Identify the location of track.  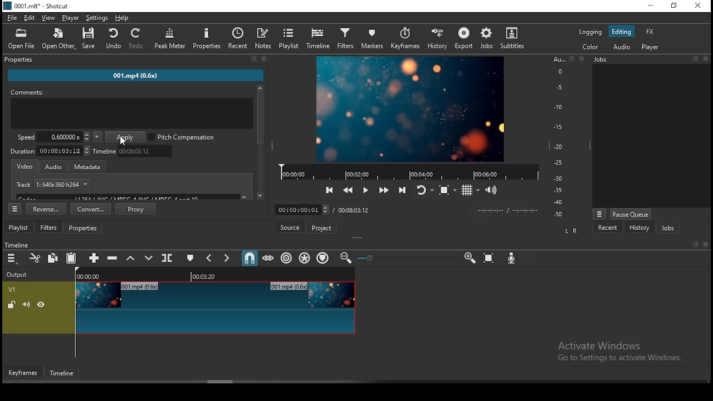
(52, 183).